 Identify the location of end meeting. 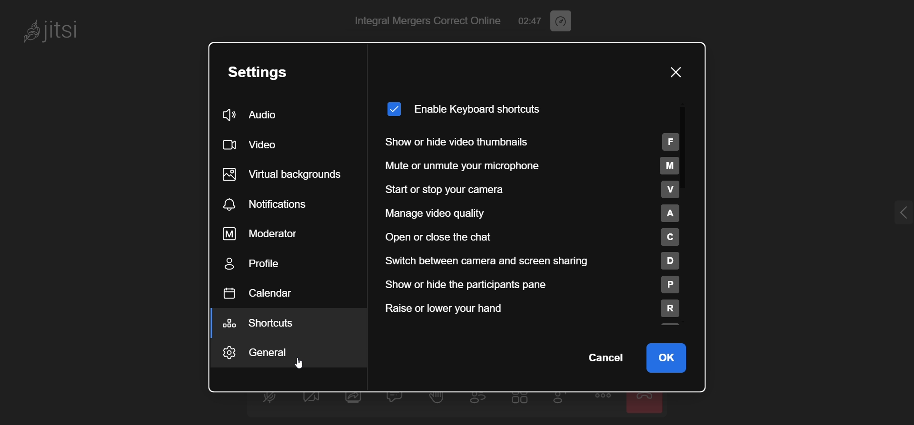
(645, 400).